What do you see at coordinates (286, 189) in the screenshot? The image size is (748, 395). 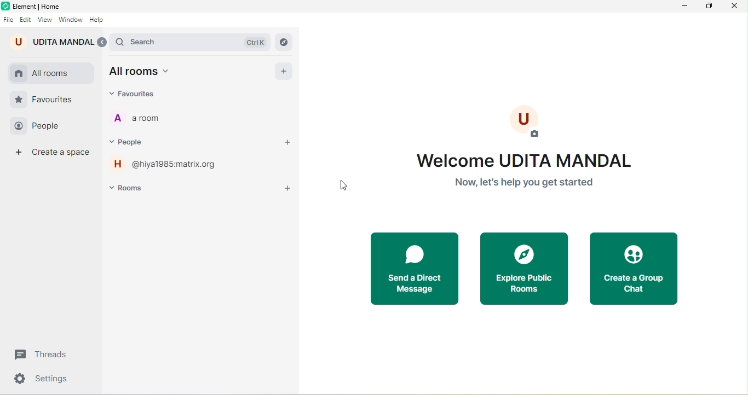 I see `add room` at bounding box center [286, 189].